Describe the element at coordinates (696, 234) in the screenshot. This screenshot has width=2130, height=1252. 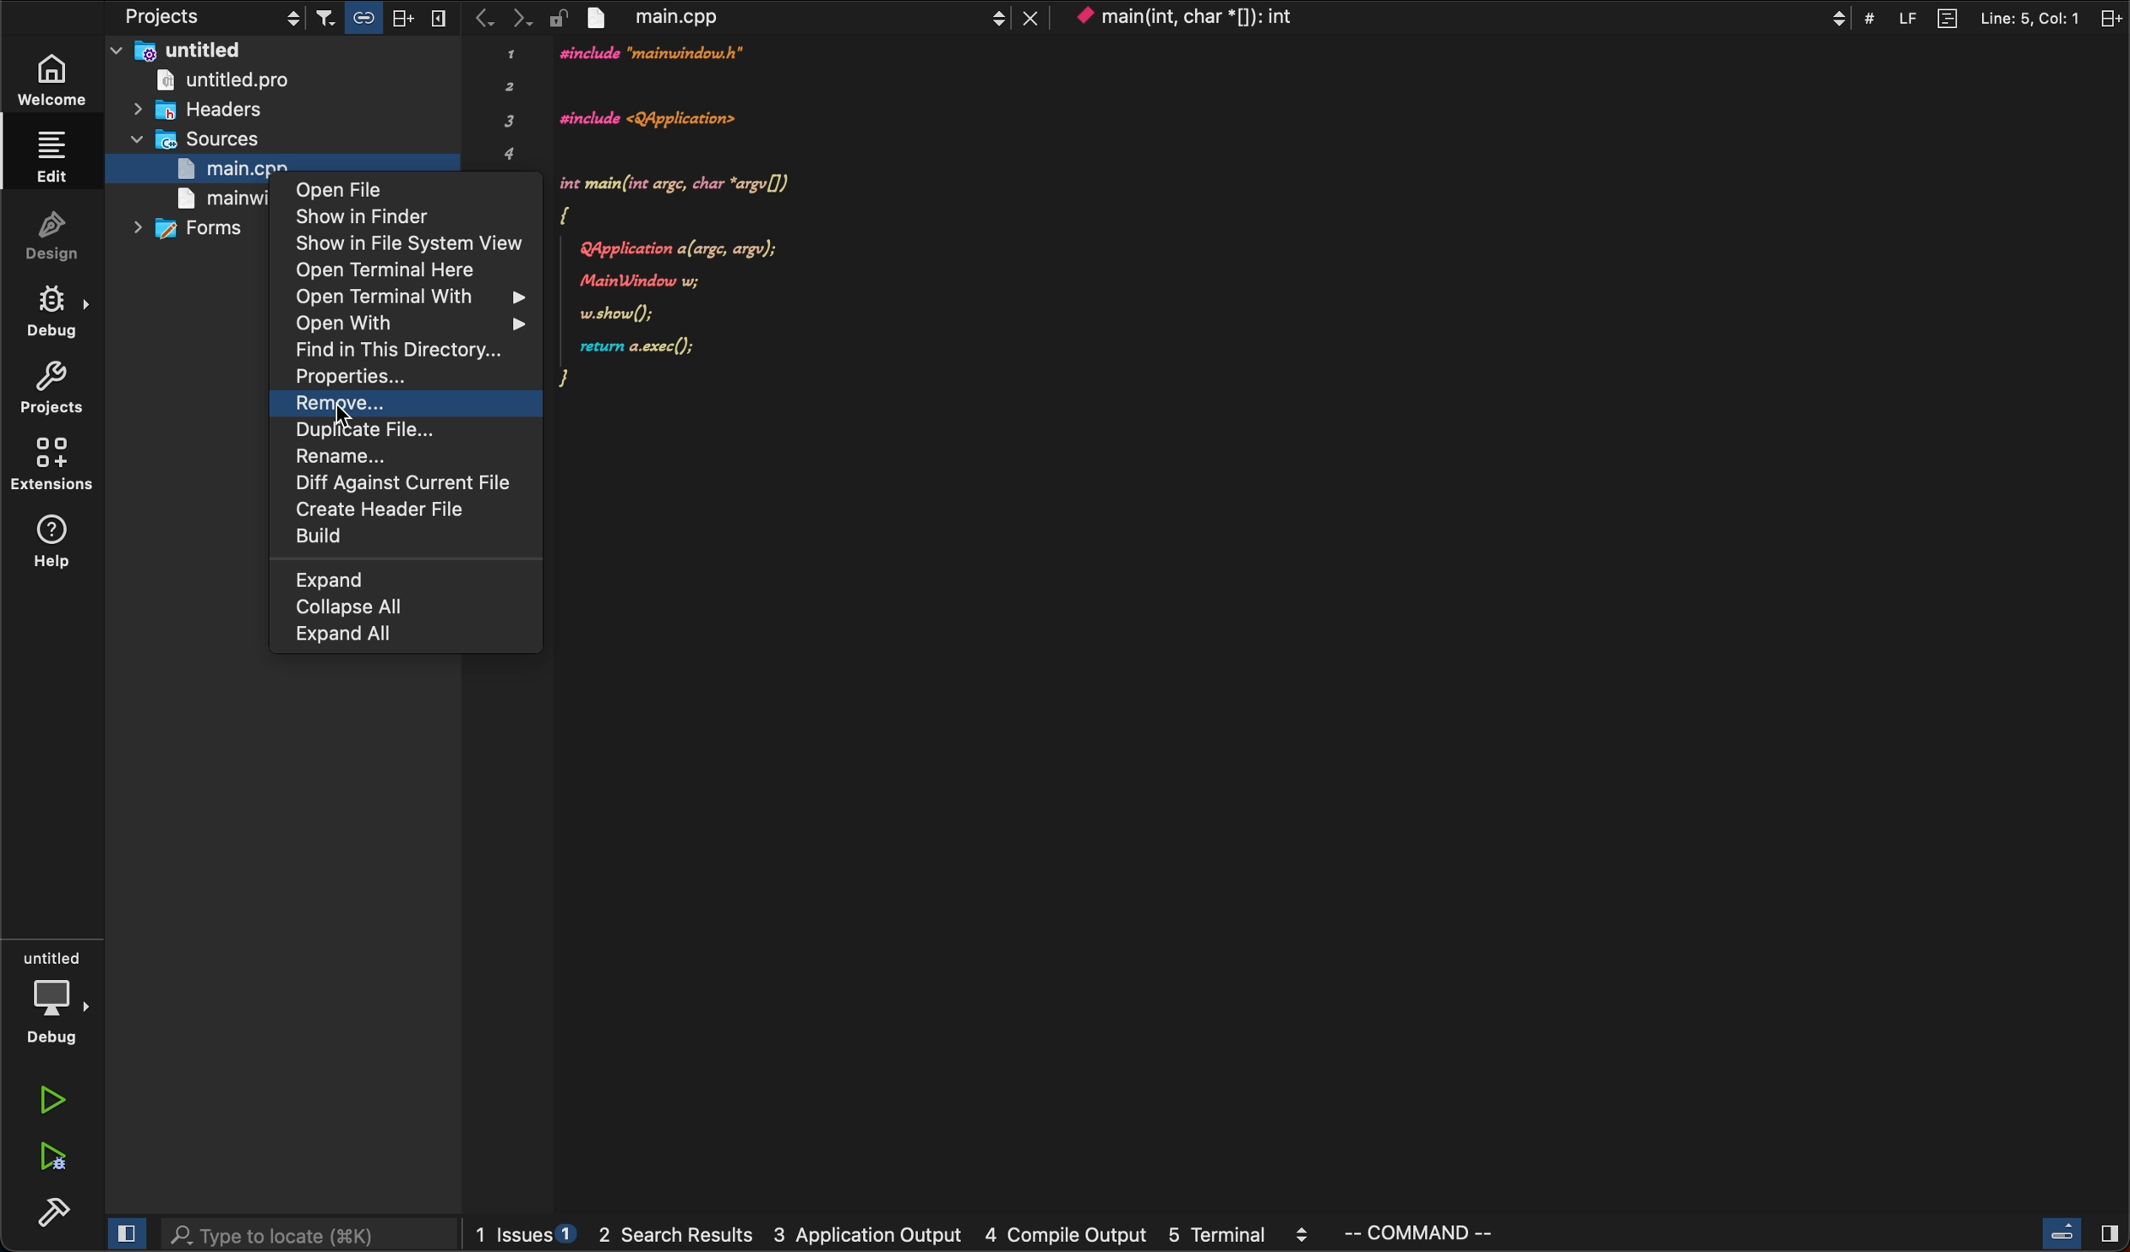
I see `code` at that location.